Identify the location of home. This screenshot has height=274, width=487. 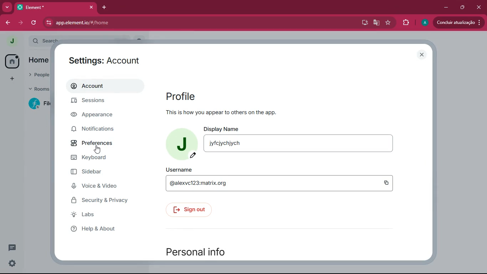
(37, 60).